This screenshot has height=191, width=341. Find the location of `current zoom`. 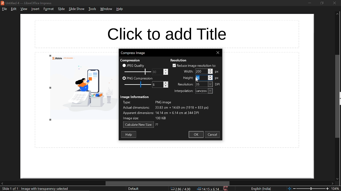

current zoom is located at coordinates (336, 189).